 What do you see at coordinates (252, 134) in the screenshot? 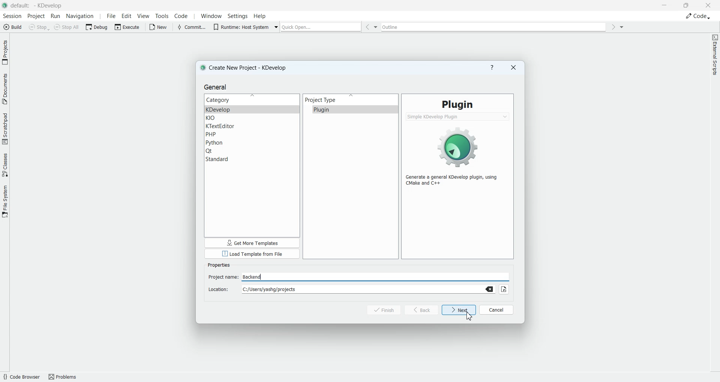
I see `PHP` at bounding box center [252, 134].